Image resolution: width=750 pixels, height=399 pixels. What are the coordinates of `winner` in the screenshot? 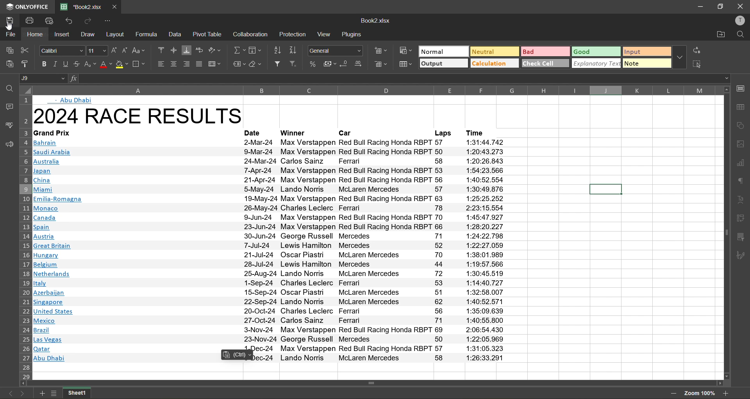 It's located at (296, 132).